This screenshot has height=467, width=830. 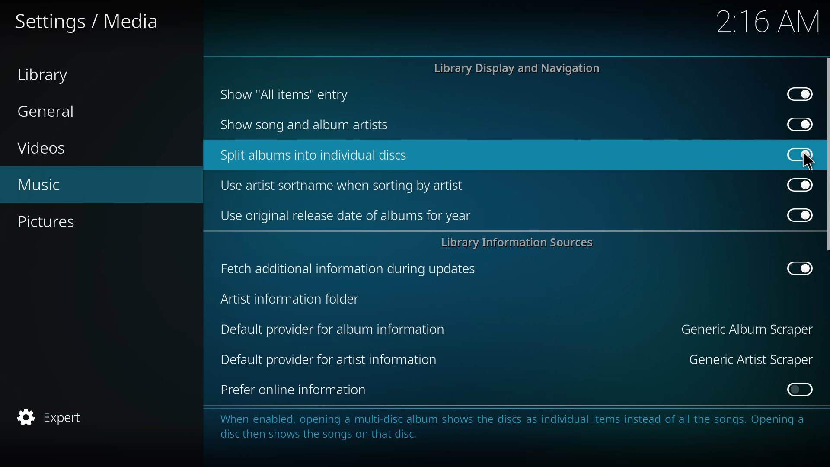 What do you see at coordinates (797, 124) in the screenshot?
I see `enabled` at bounding box center [797, 124].